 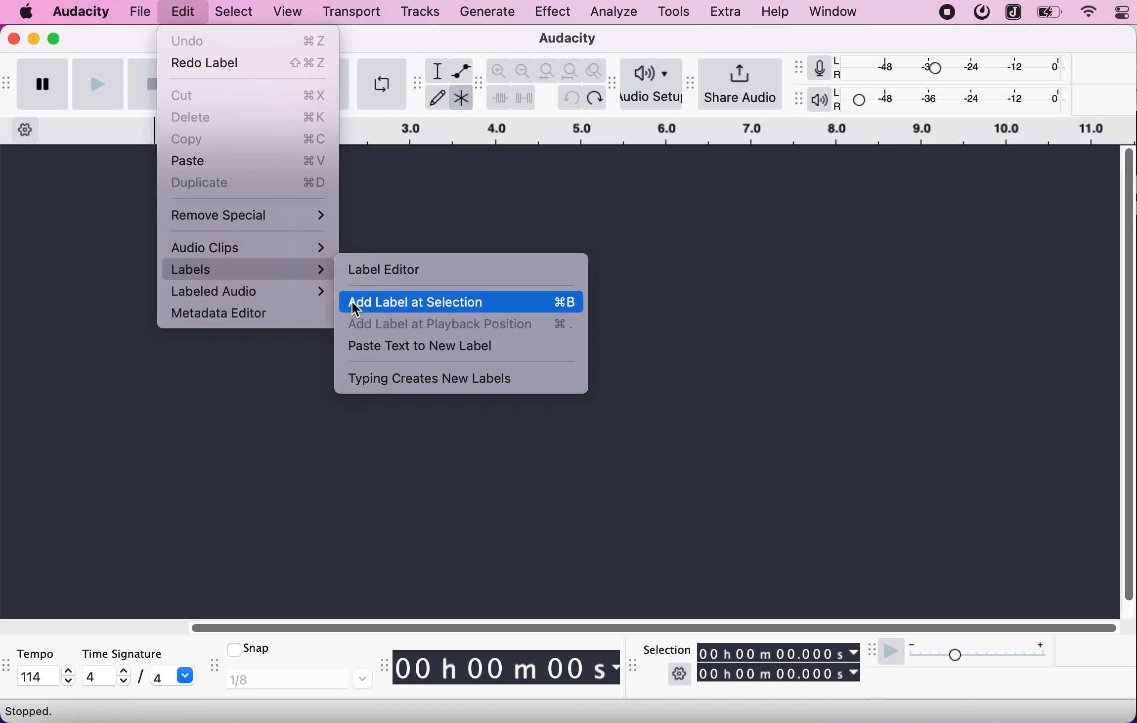 What do you see at coordinates (82, 10) in the screenshot?
I see `audacity` at bounding box center [82, 10].